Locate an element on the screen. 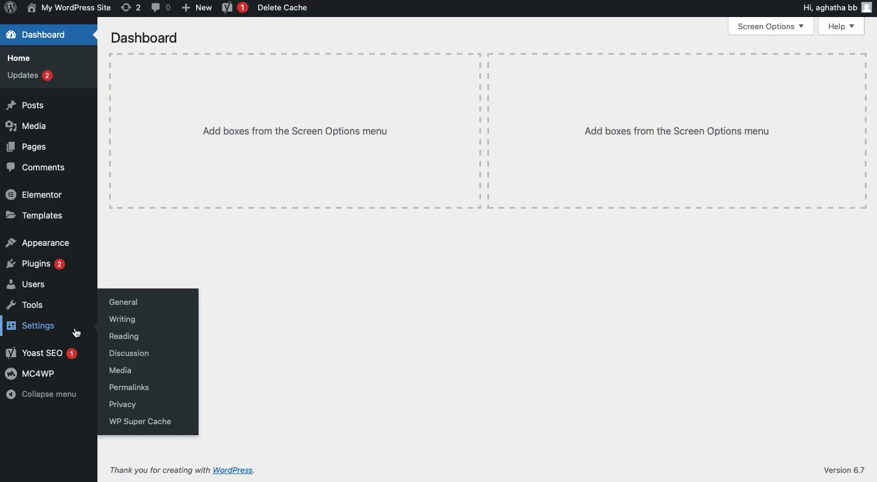  Templates is located at coordinates (35, 215).